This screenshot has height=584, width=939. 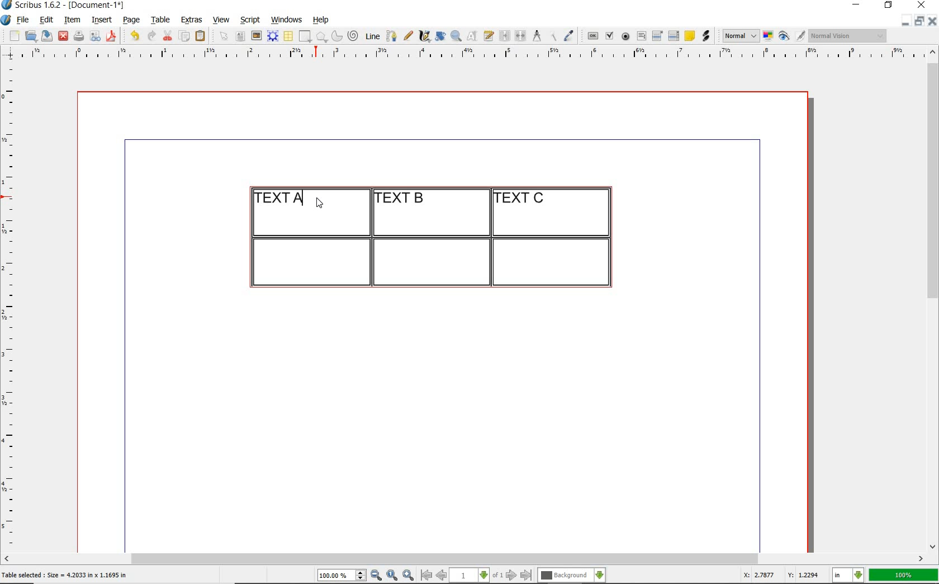 What do you see at coordinates (12, 305) in the screenshot?
I see `ruler` at bounding box center [12, 305].